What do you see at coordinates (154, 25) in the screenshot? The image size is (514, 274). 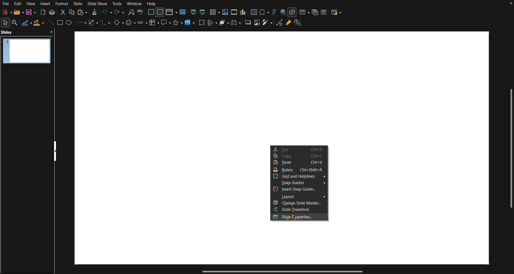 I see `Flowcharts` at bounding box center [154, 25].